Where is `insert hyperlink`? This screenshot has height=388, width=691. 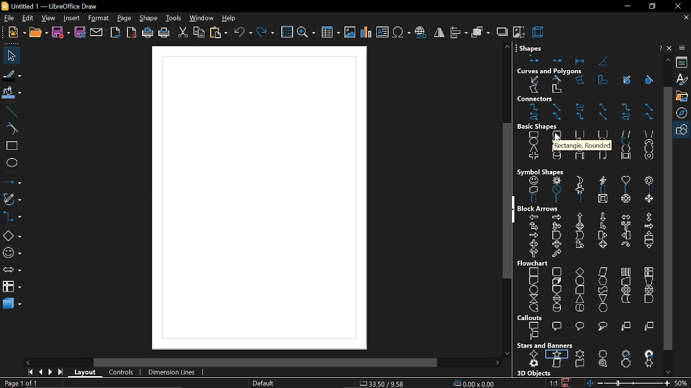 insert hyperlink is located at coordinates (421, 33).